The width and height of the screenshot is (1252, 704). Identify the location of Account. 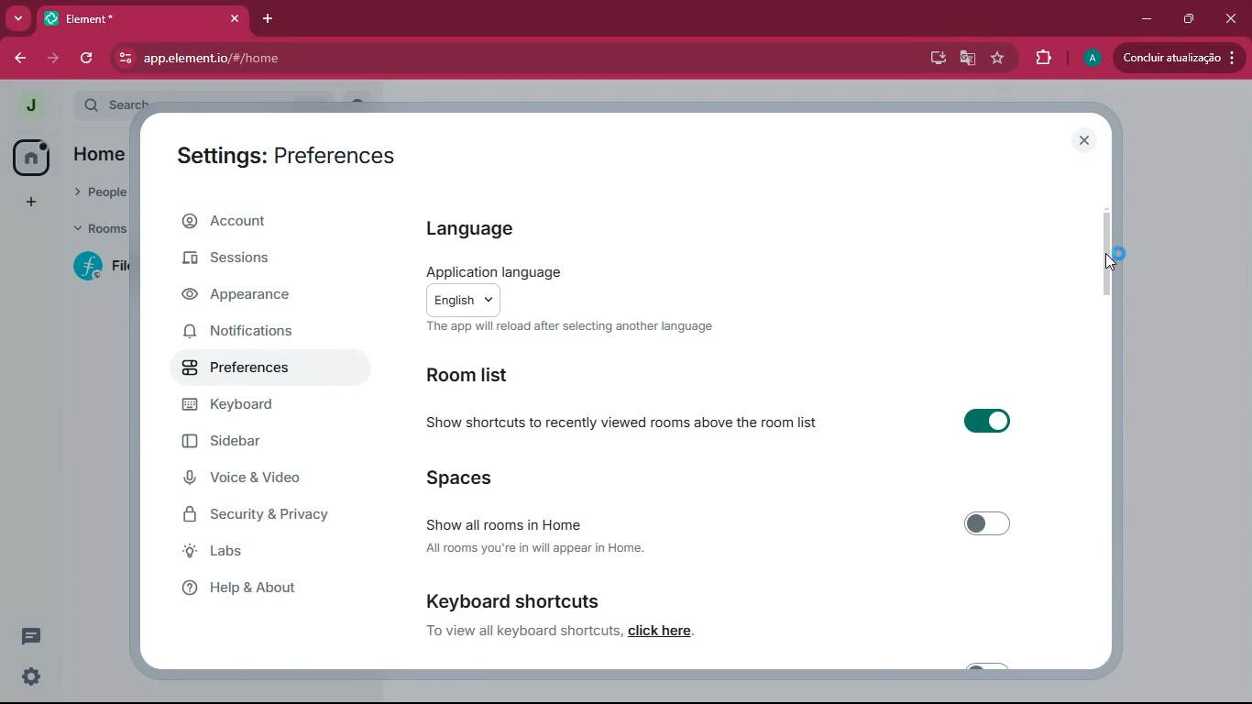
(259, 221).